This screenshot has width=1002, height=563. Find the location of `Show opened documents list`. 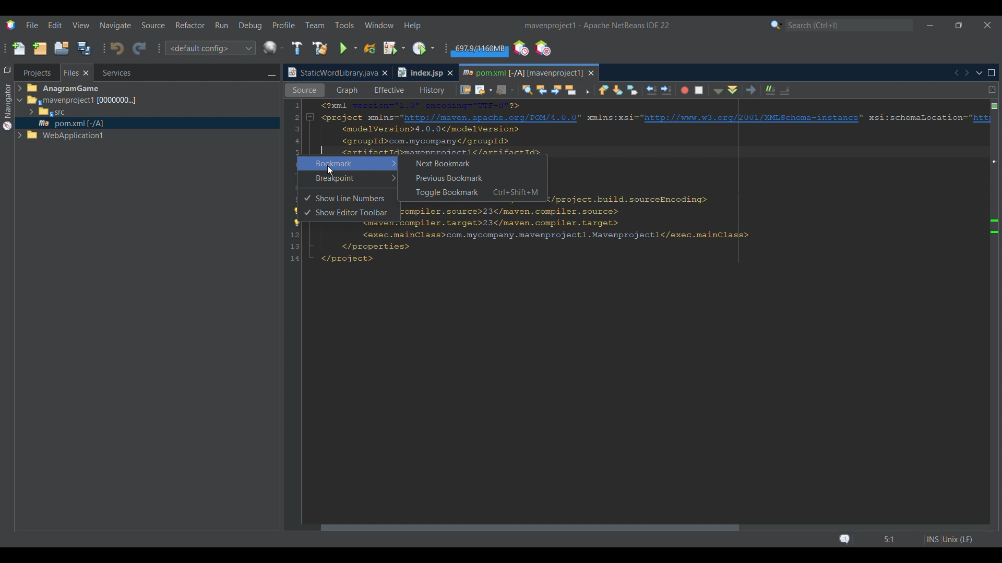

Show opened documents list is located at coordinates (980, 74).